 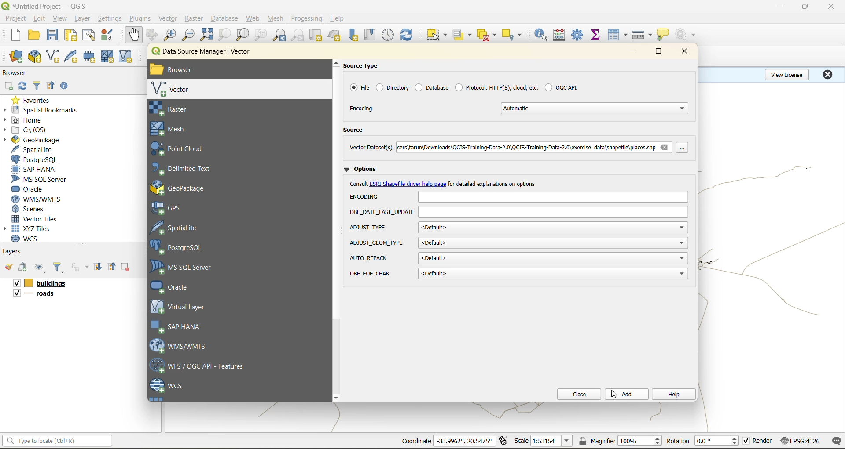 What do you see at coordinates (317, 36) in the screenshot?
I see `new map view` at bounding box center [317, 36].